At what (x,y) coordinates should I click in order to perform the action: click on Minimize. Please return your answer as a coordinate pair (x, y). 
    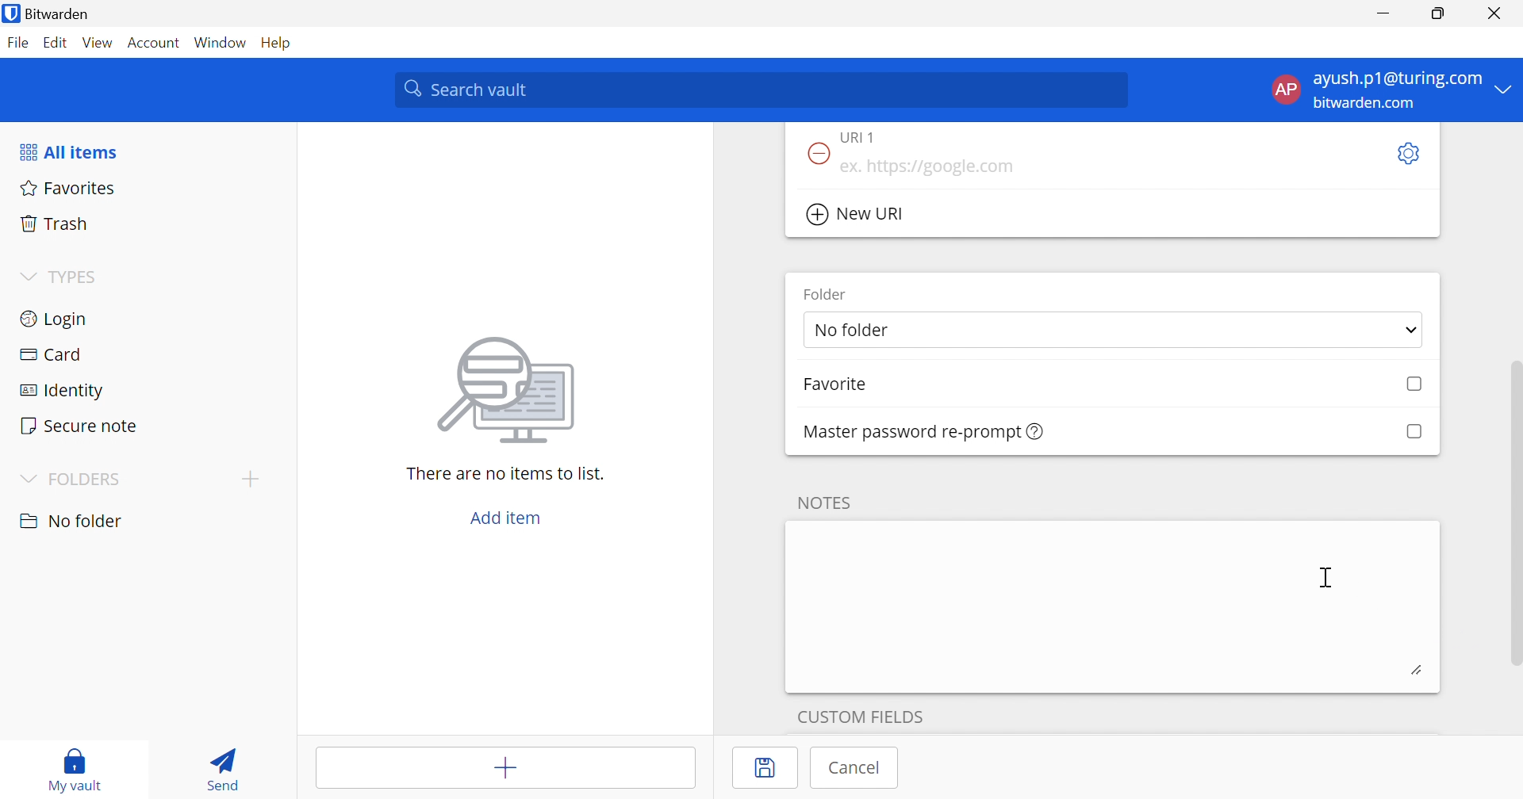
    Looking at the image, I should click on (1383, 14).